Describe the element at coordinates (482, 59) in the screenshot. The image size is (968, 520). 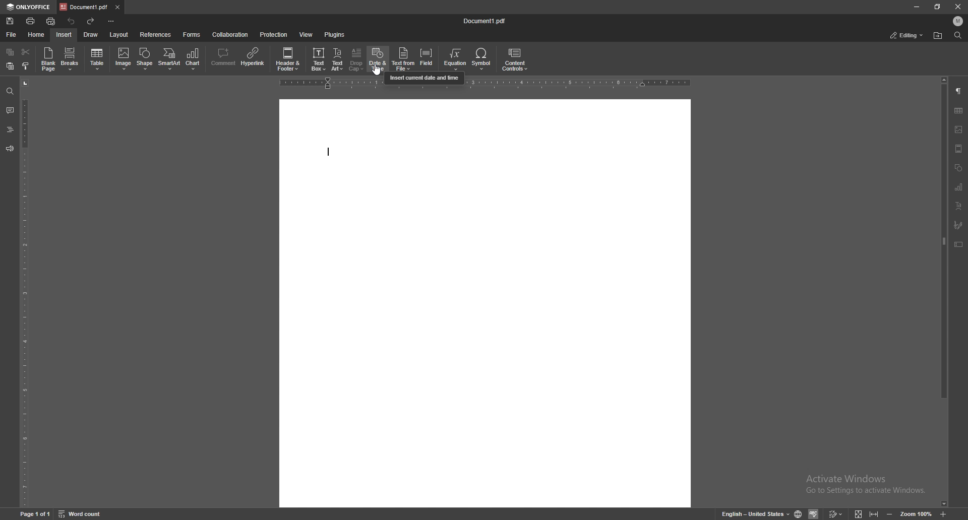
I see `symbol` at that location.